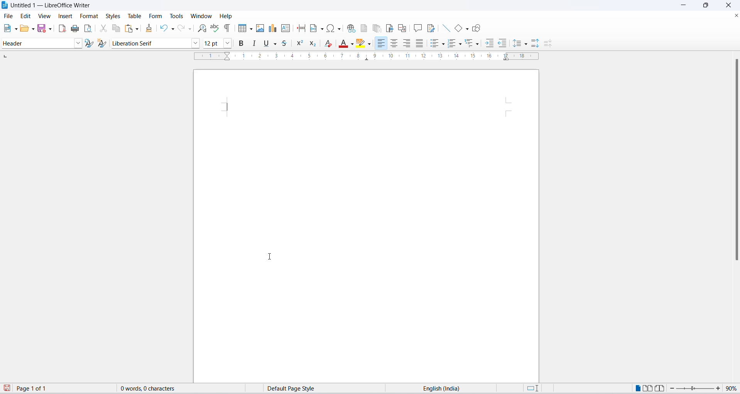  Describe the element at coordinates (417, 27) in the screenshot. I see `insert comments` at that location.